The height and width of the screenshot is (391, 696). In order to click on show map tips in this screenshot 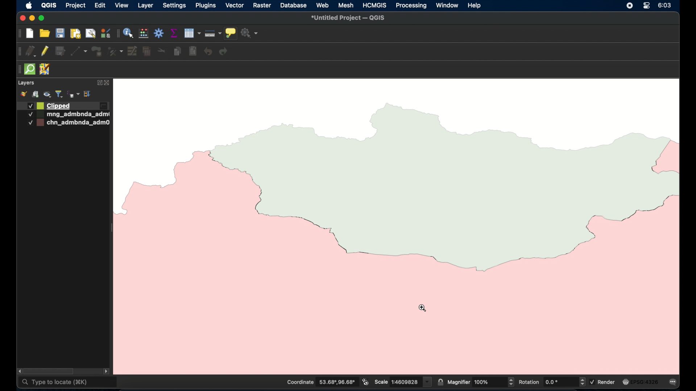, I will do `click(231, 33)`.